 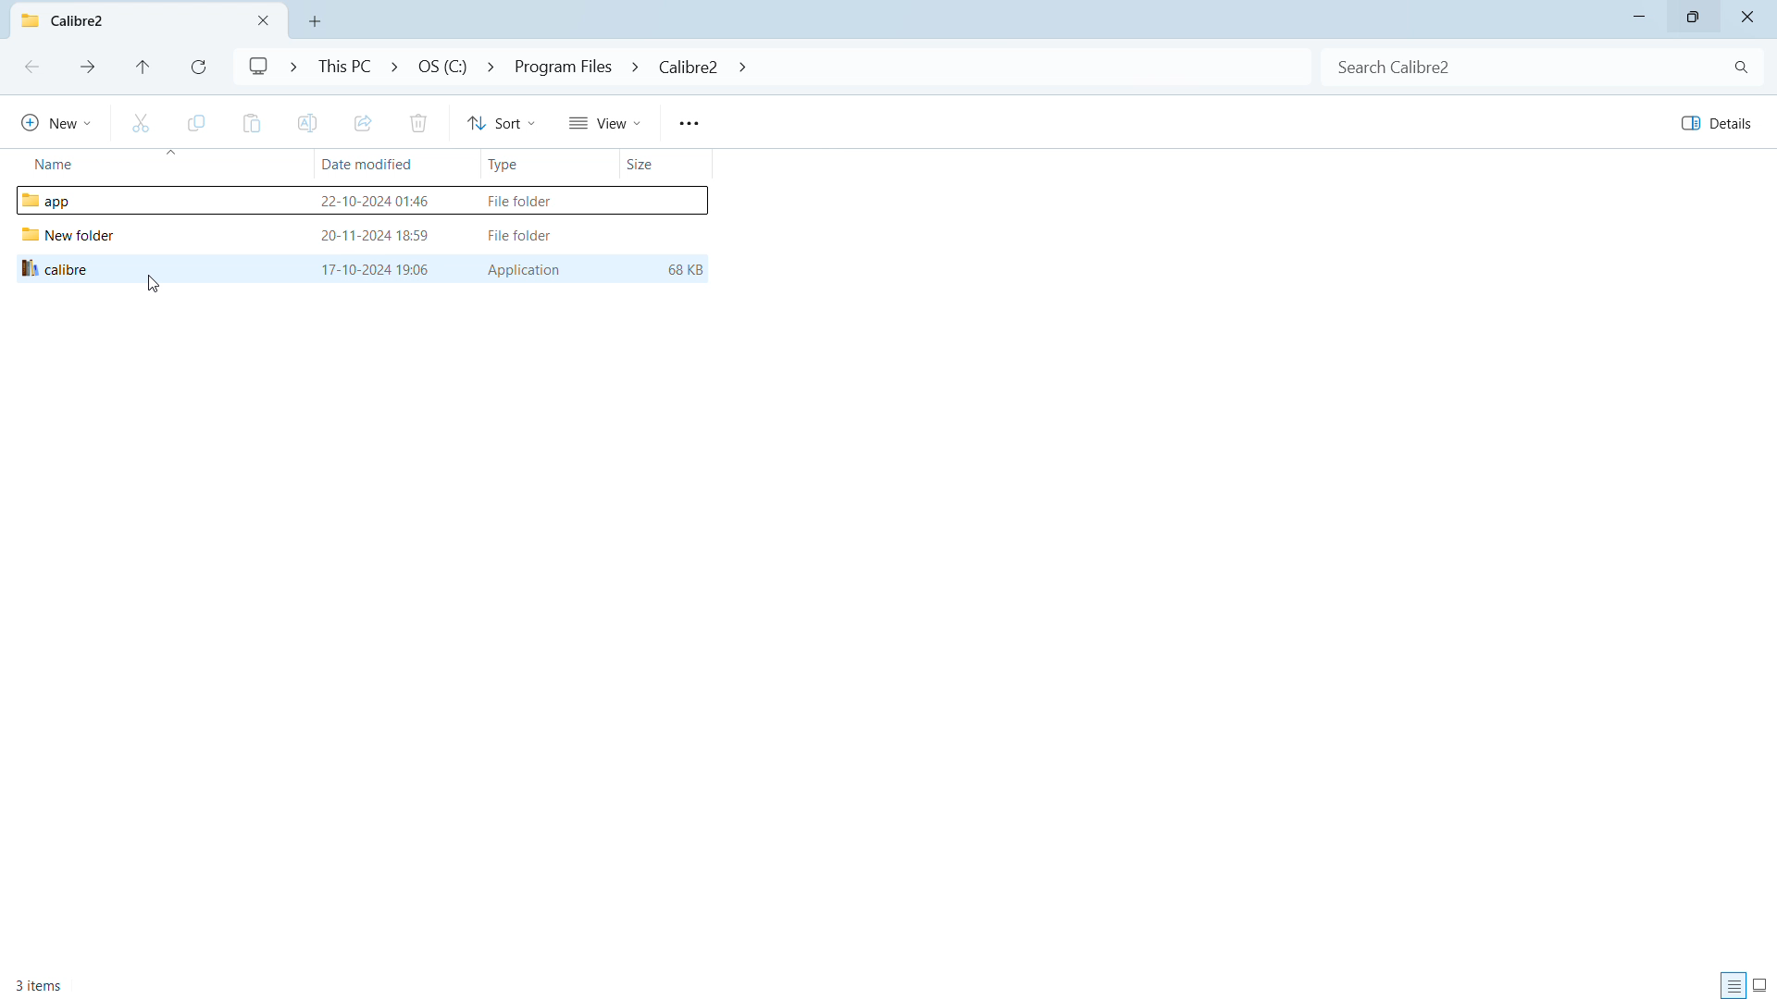 I want to click on File folder, so click(x=518, y=235).